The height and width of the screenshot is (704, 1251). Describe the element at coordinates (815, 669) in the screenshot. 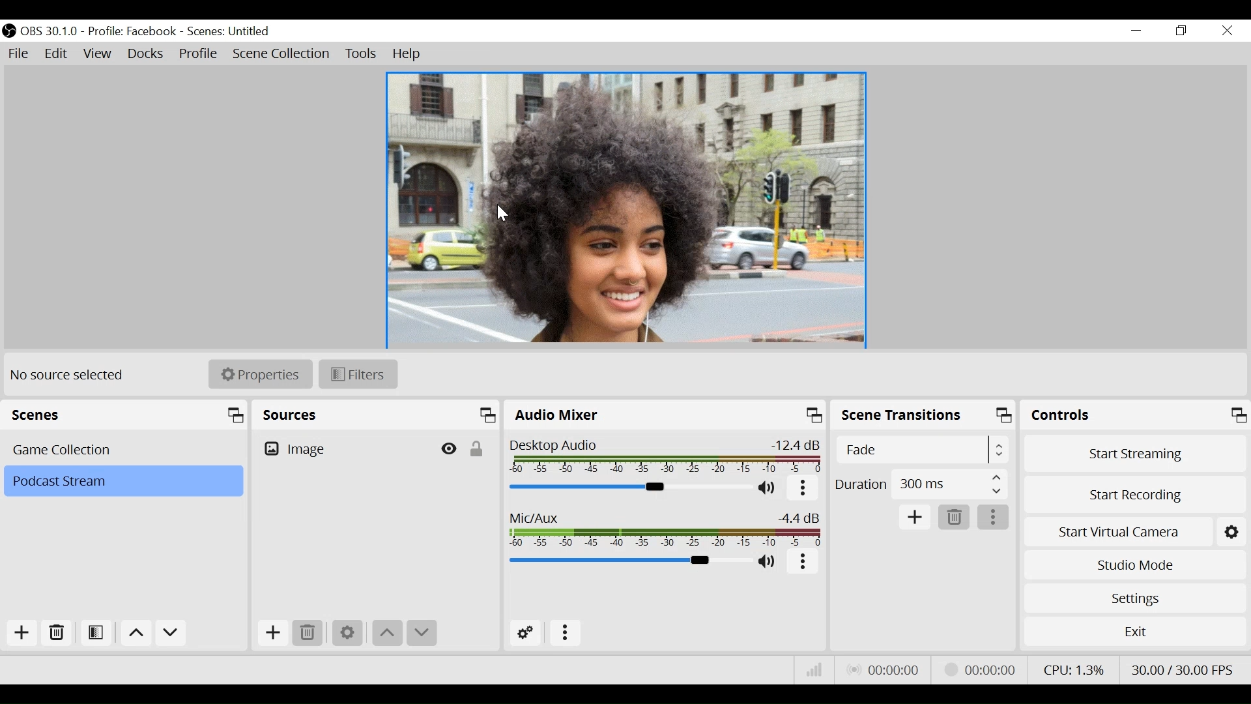

I see `Bitrate` at that location.